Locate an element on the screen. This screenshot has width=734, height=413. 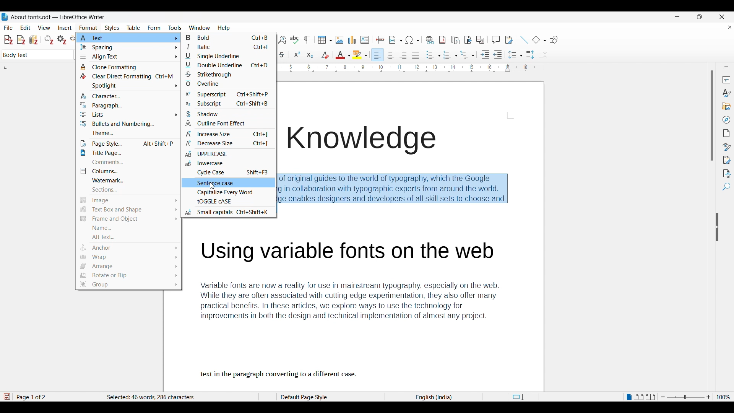
Strikethrough is located at coordinates (227, 74).